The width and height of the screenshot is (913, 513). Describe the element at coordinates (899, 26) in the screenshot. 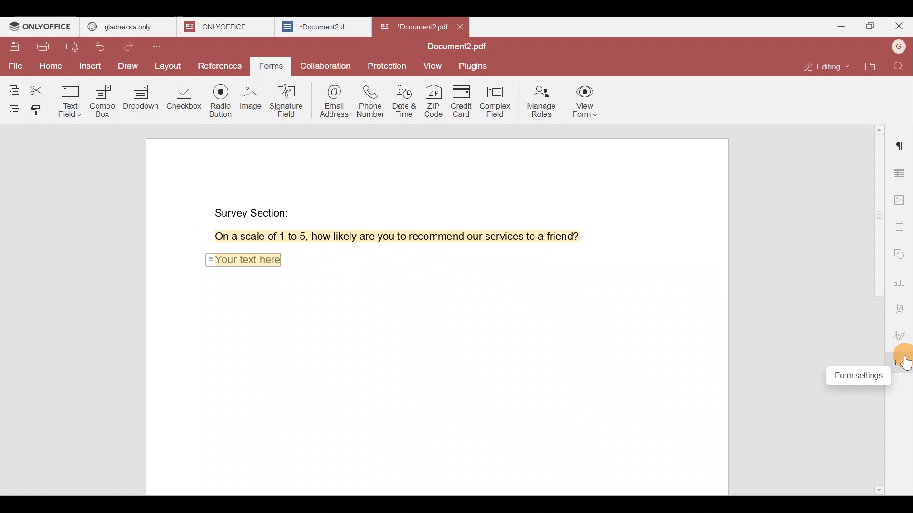

I see `Close` at that location.